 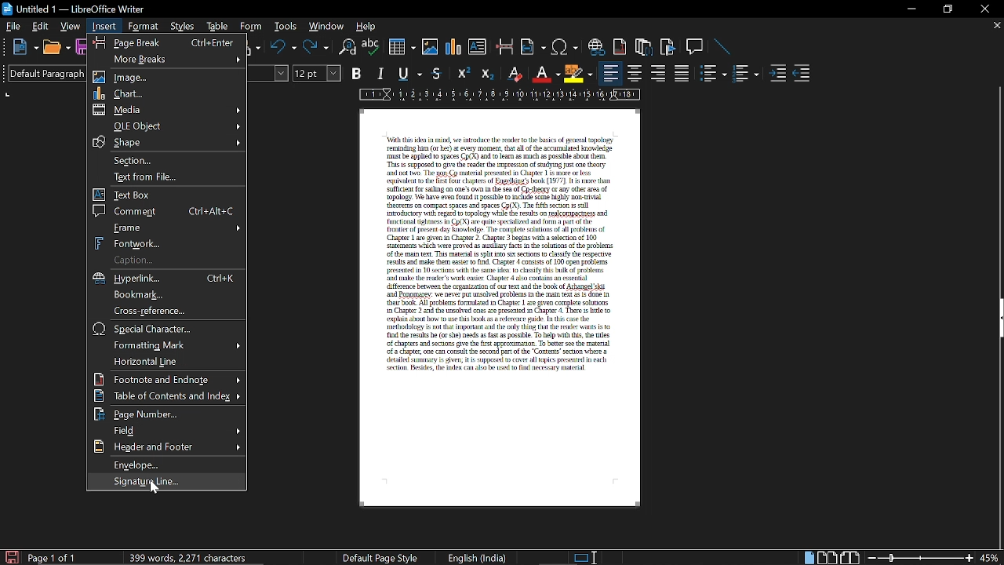 I want to click on window, so click(x=326, y=27).